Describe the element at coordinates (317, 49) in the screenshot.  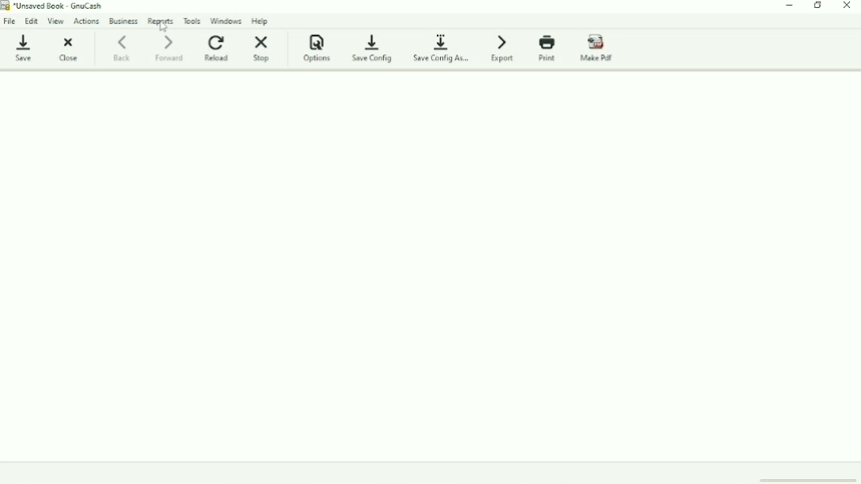
I see `Options` at that location.